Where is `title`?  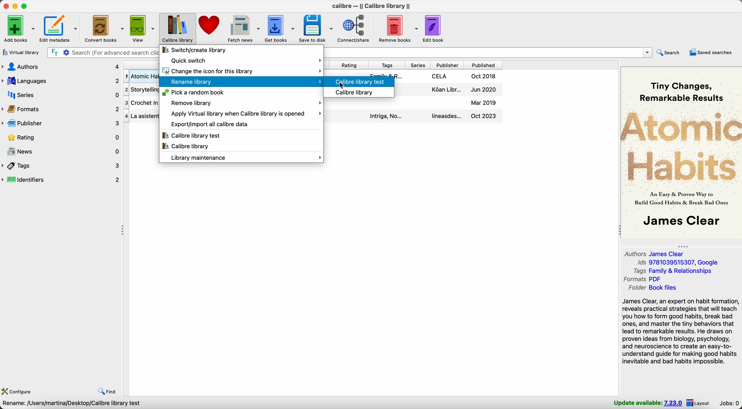 title is located at coordinates (141, 65).